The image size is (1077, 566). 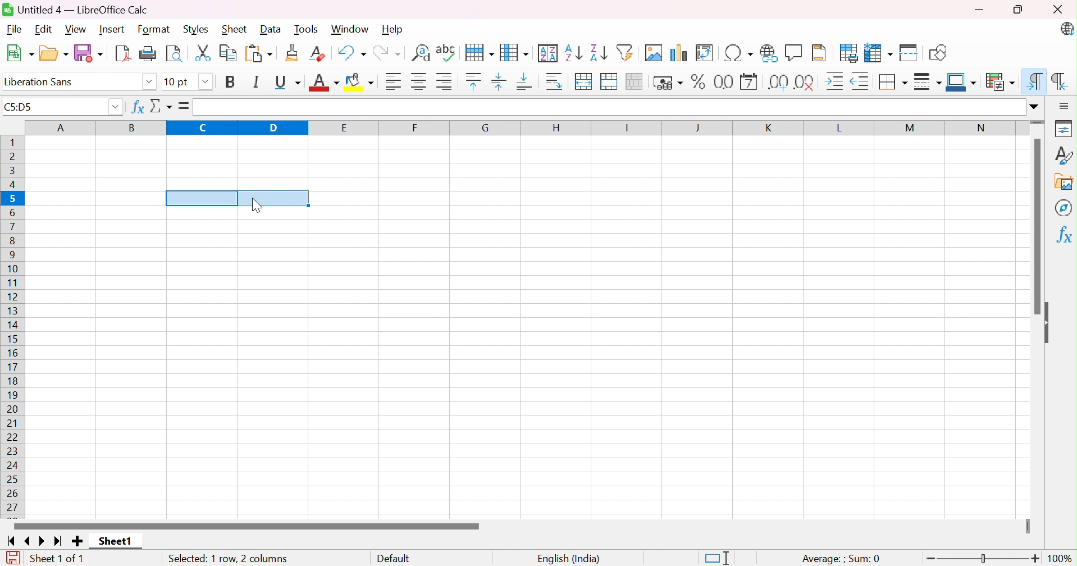 What do you see at coordinates (446, 53) in the screenshot?
I see `Spelling` at bounding box center [446, 53].